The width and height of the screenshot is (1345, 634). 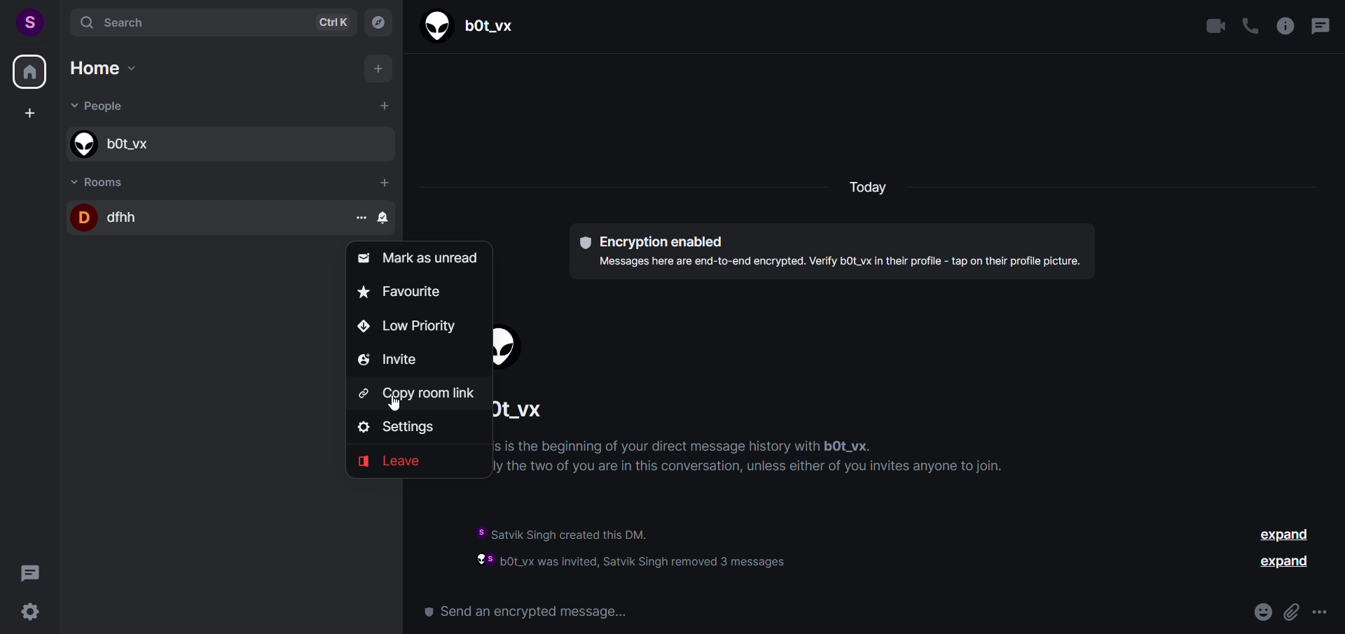 What do you see at coordinates (1283, 535) in the screenshot?
I see `expand` at bounding box center [1283, 535].